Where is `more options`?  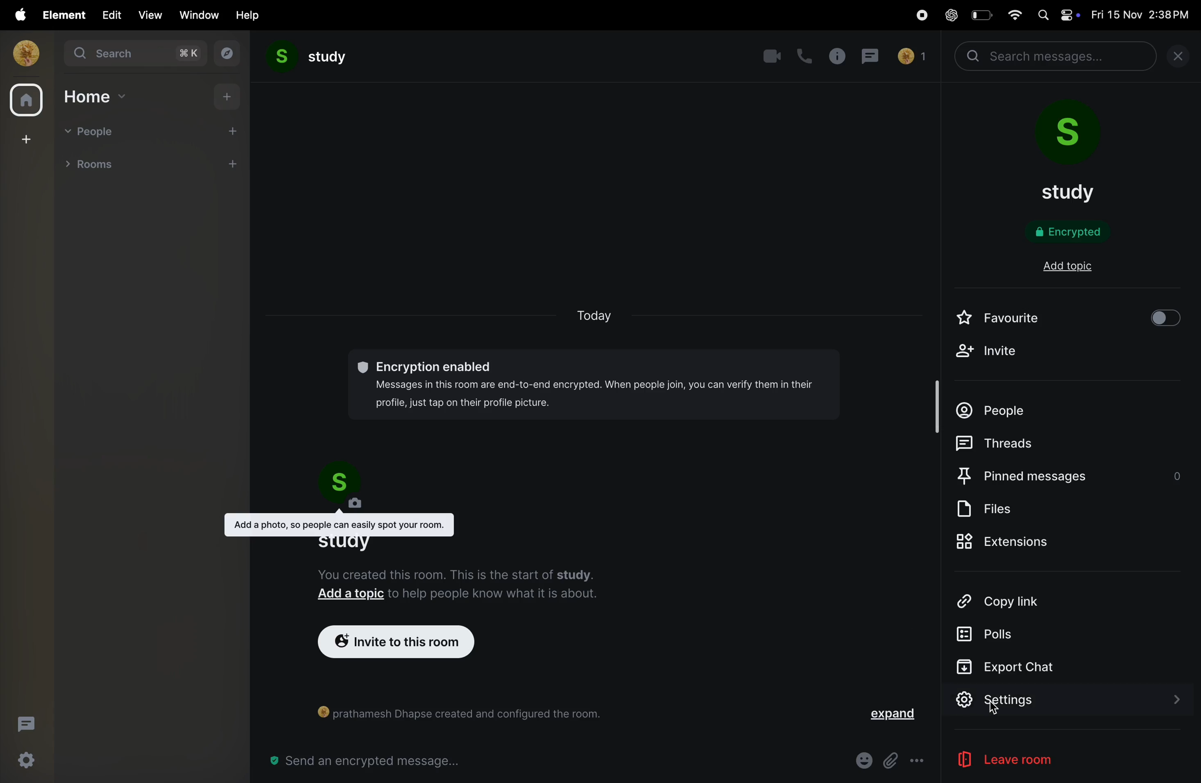
more options is located at coordinates (918, 761).